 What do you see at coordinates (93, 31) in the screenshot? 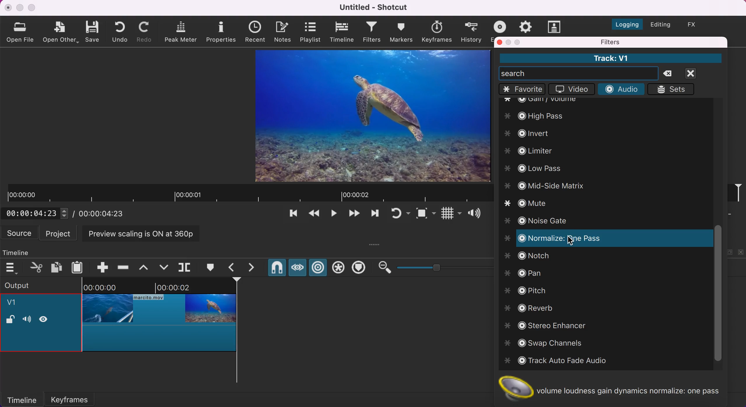
I see `save` at bounding box center [93, 31].